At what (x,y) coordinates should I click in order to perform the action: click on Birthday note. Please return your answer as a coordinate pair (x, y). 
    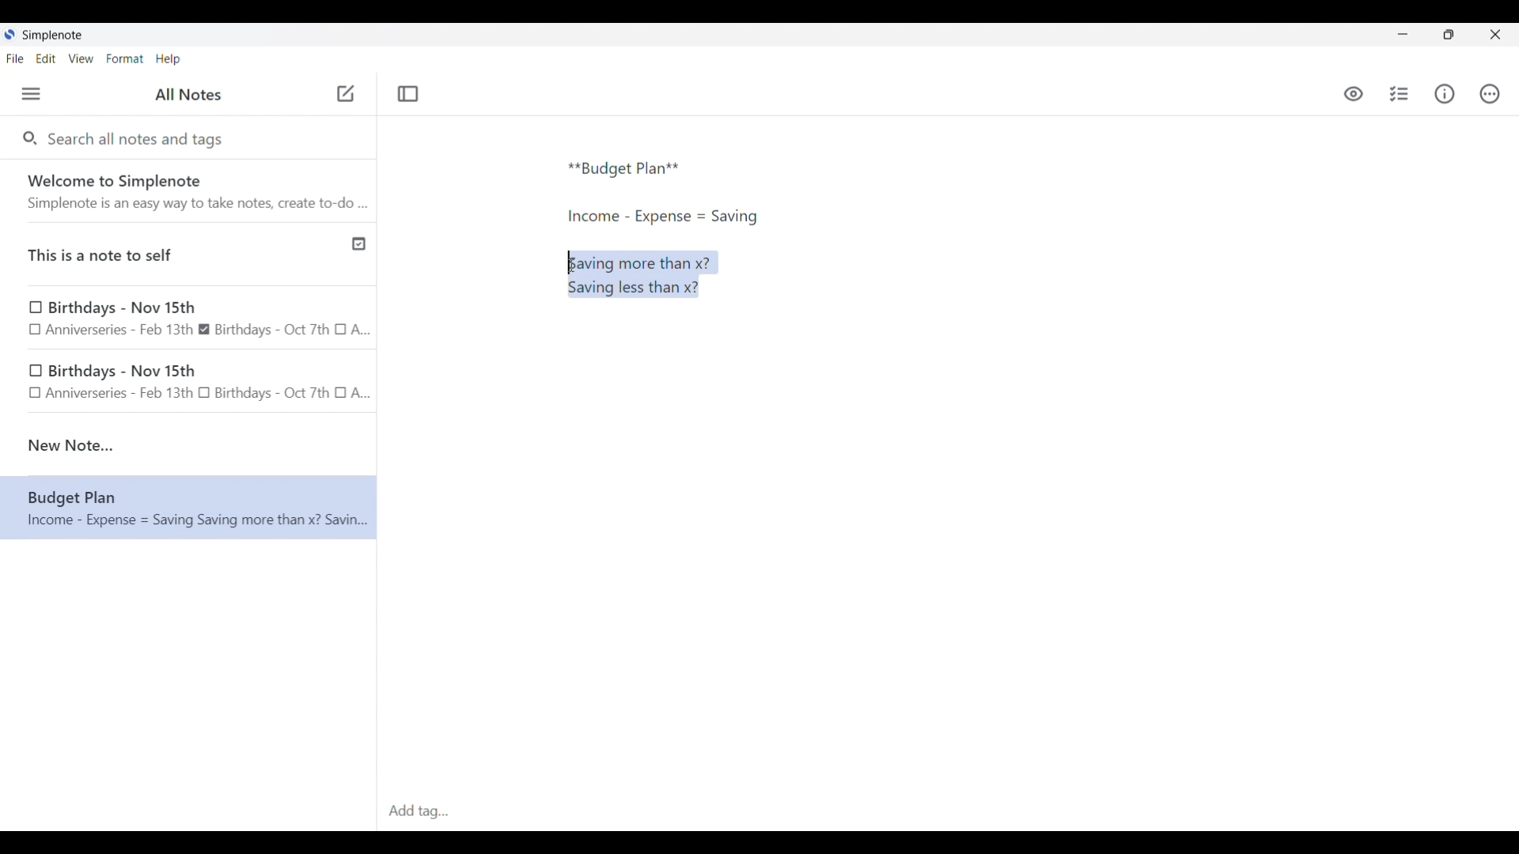
    Looking at the image, I should click on (189, 318).